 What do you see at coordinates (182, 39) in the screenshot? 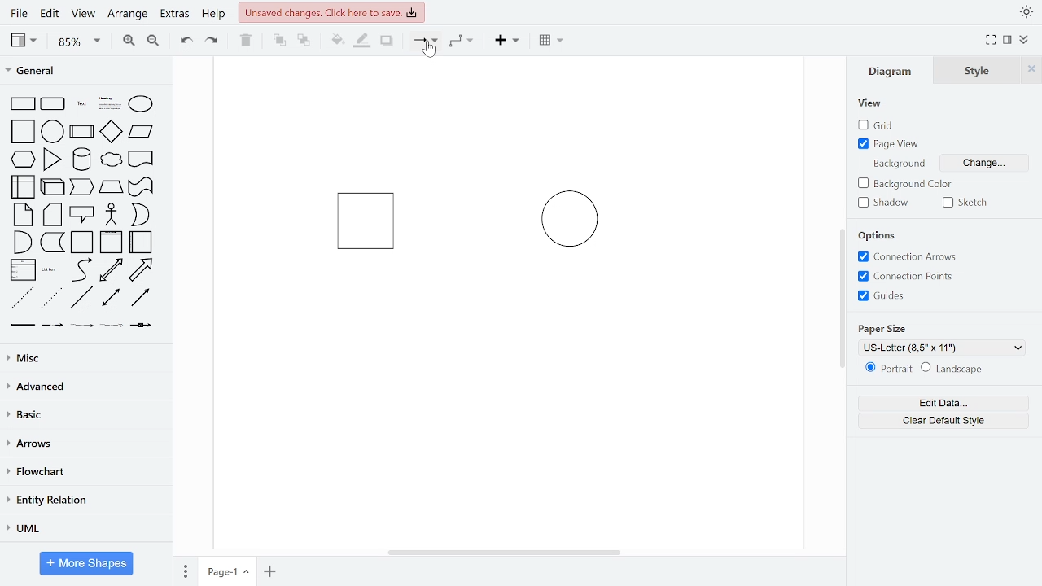
I see `undo` at bounding box center [182, 39].